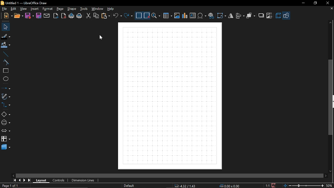 The width and height of the screenshot is (334, 188). Describe the element at coordinates (13, 175) in the screenshot. I see `Move left` at that location.